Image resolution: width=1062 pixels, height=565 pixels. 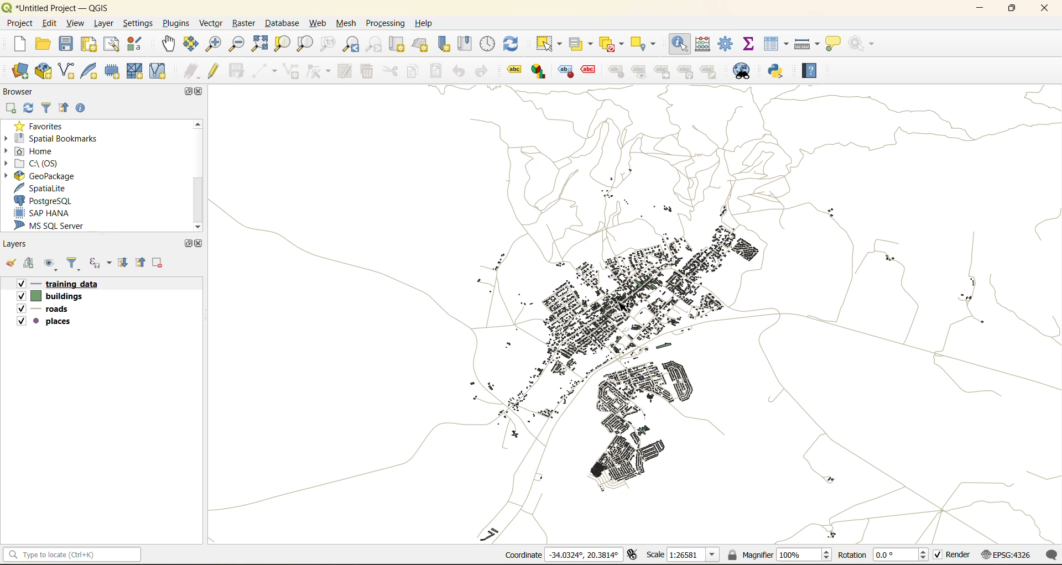 What do you see at coordinates (628, 310) in the screenshot?
I see `Pointer` at bounding box center [628, 310].